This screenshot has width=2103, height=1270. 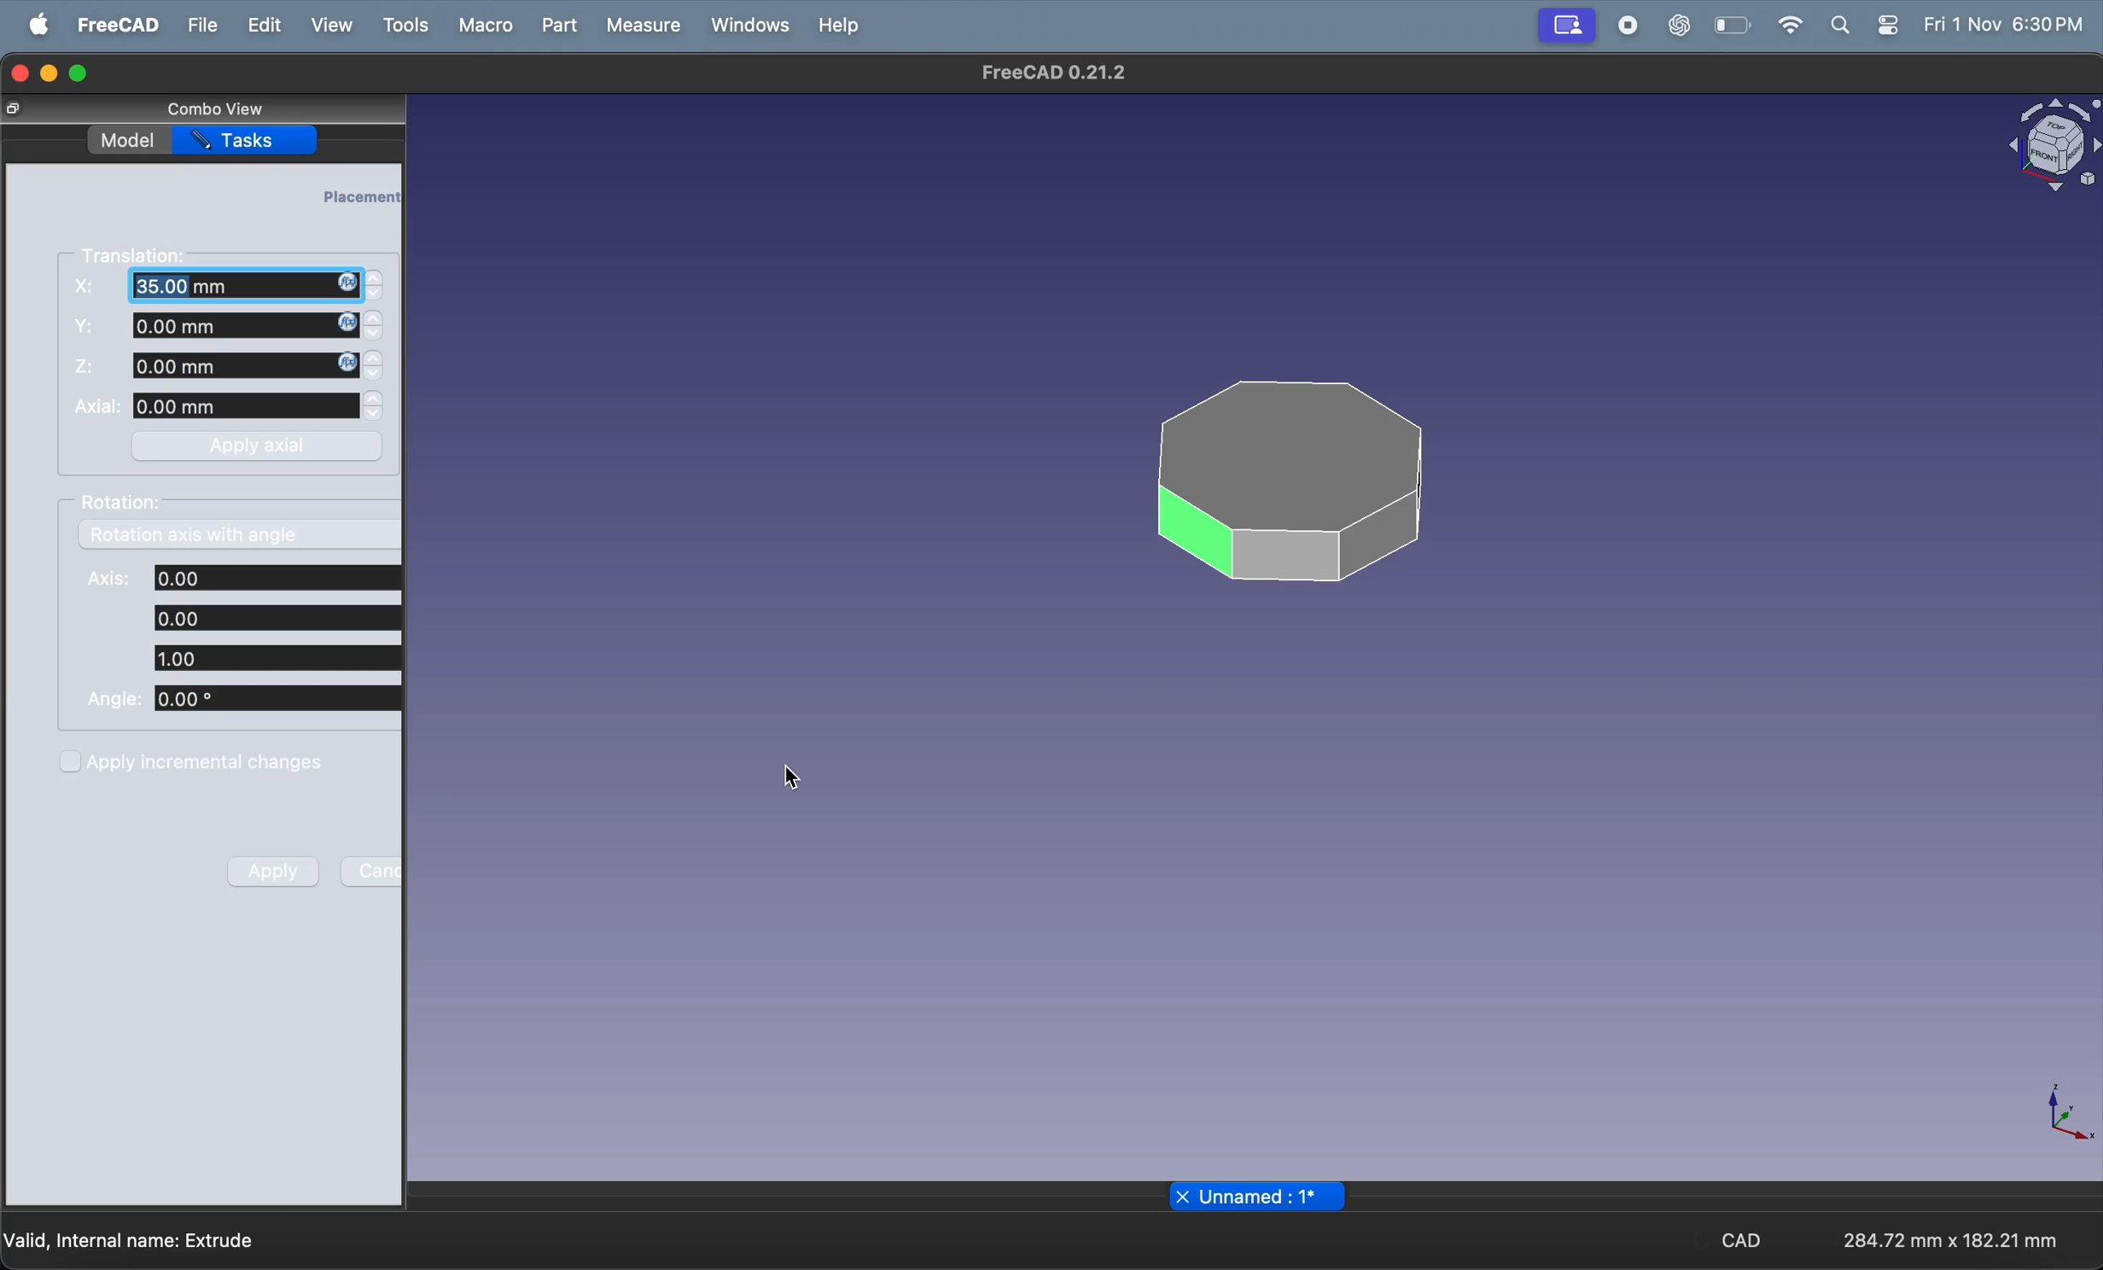 What do you see at coordinates (376, 338) in the screenshot?
I see `down` at bounding box center [376, 338].